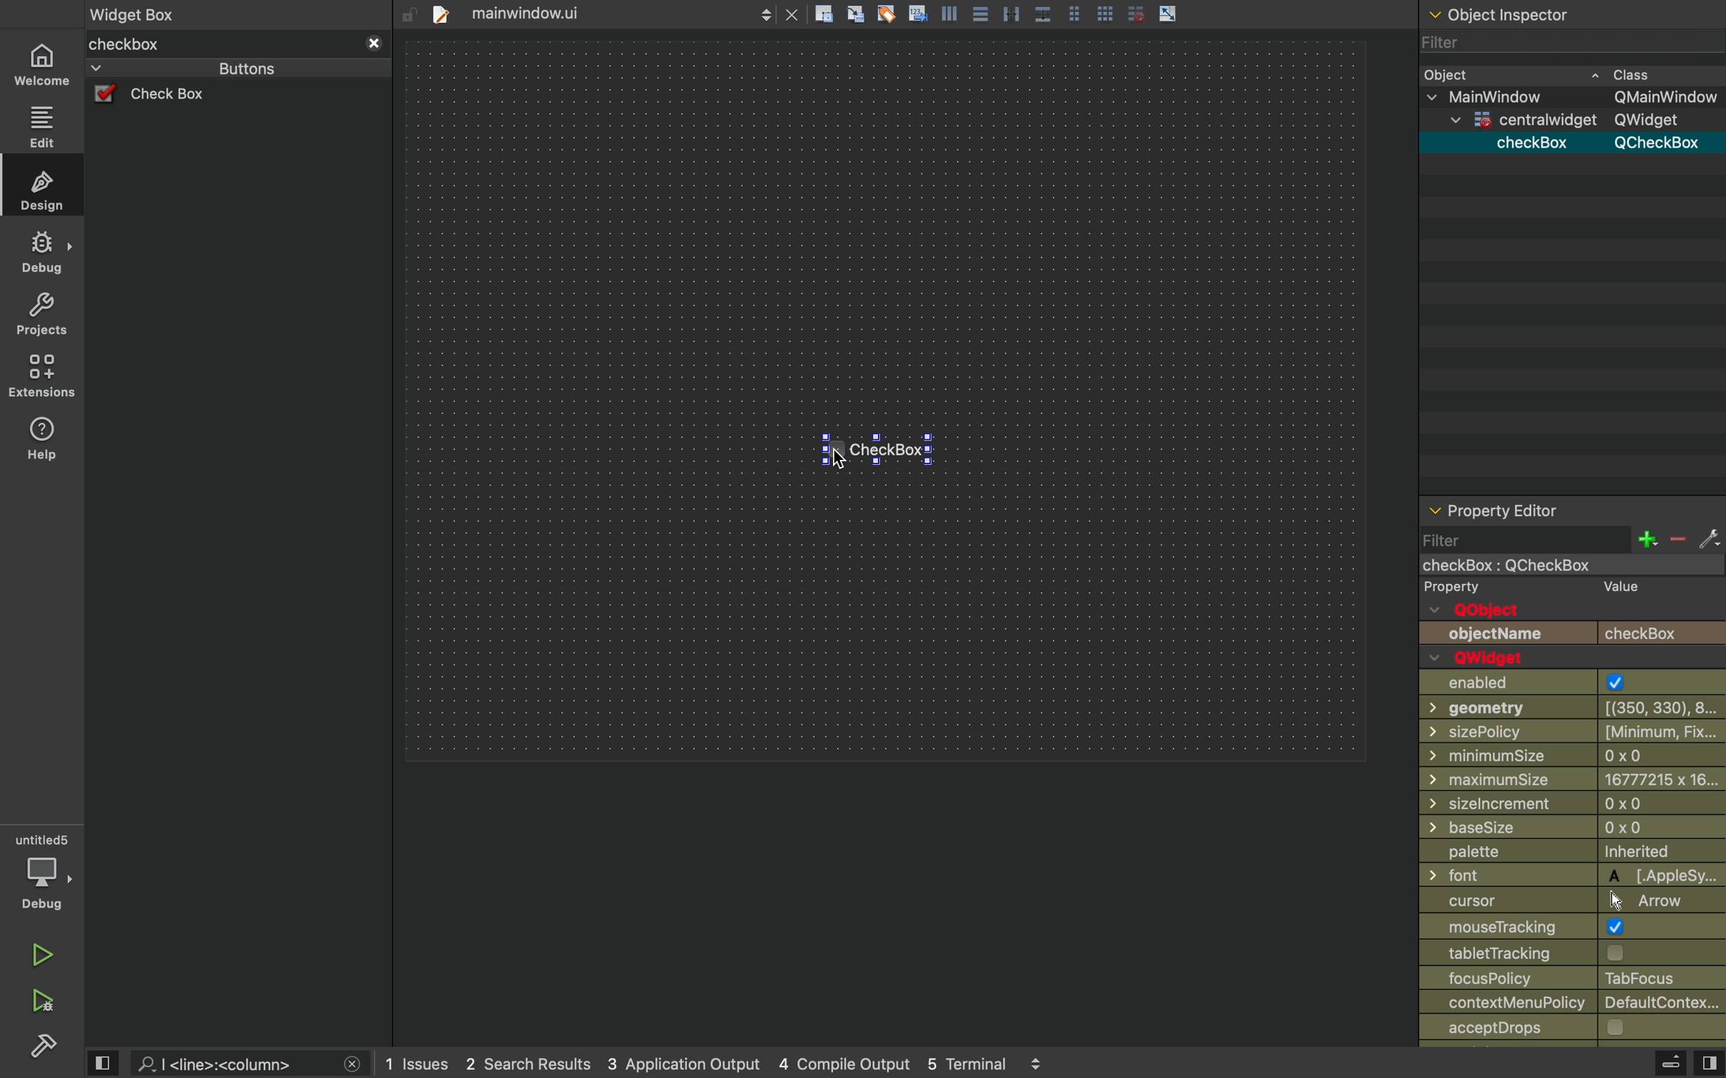 The image size is (1726, 1078). Describe the element at coordinates (949, 12) in the screenshot. I see `align left` at that location.